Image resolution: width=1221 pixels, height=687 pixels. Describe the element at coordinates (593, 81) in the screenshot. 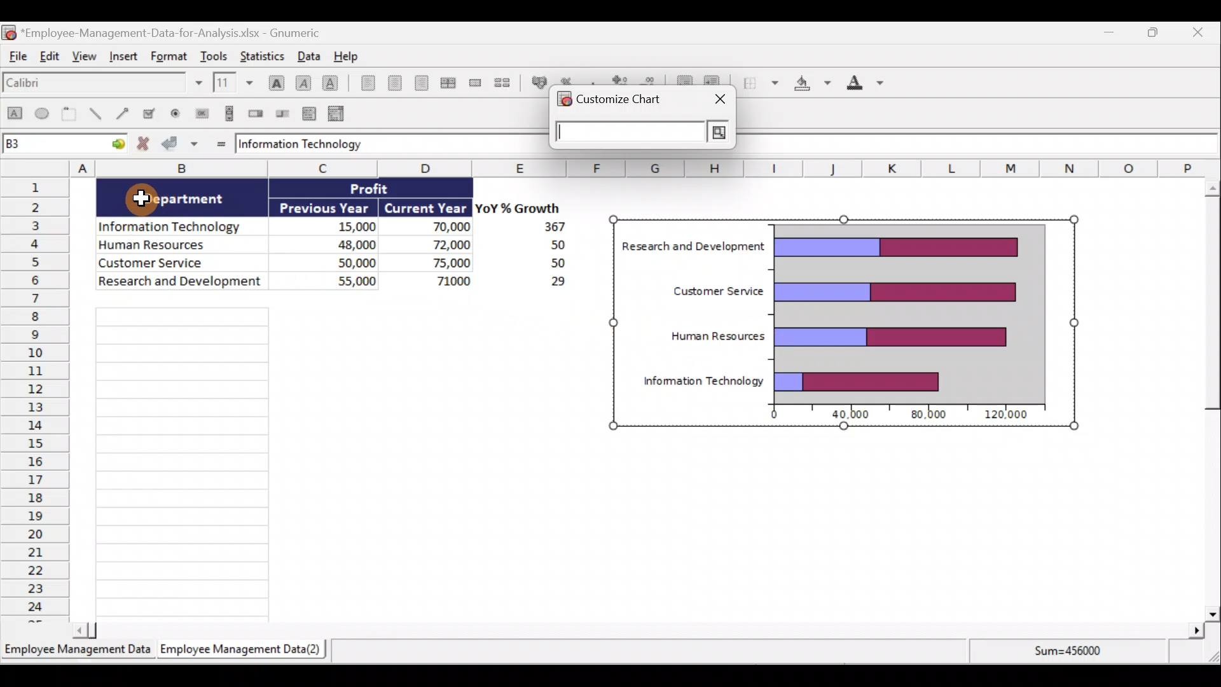

I see `Include a thousands separator` at that location.